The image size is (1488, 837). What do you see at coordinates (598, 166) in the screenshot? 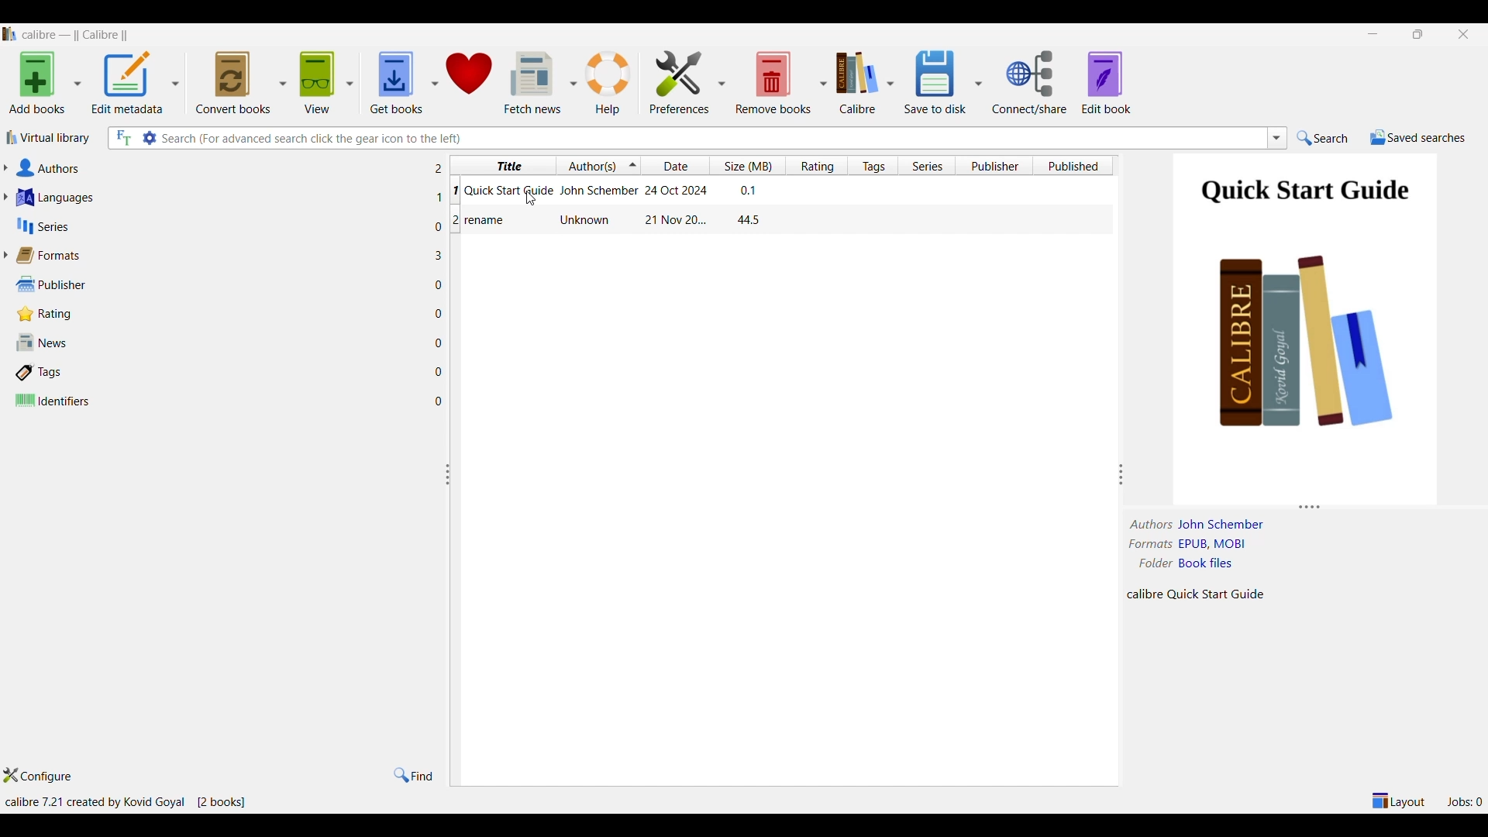
I see `Author(s) column, current sorting` at bounding box center [598, 166].